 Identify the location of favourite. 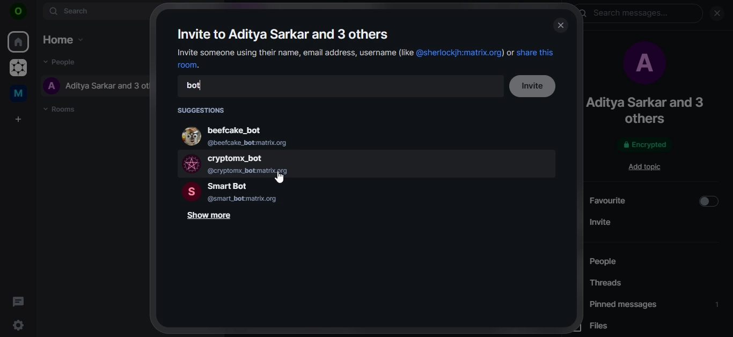
(655, 201).